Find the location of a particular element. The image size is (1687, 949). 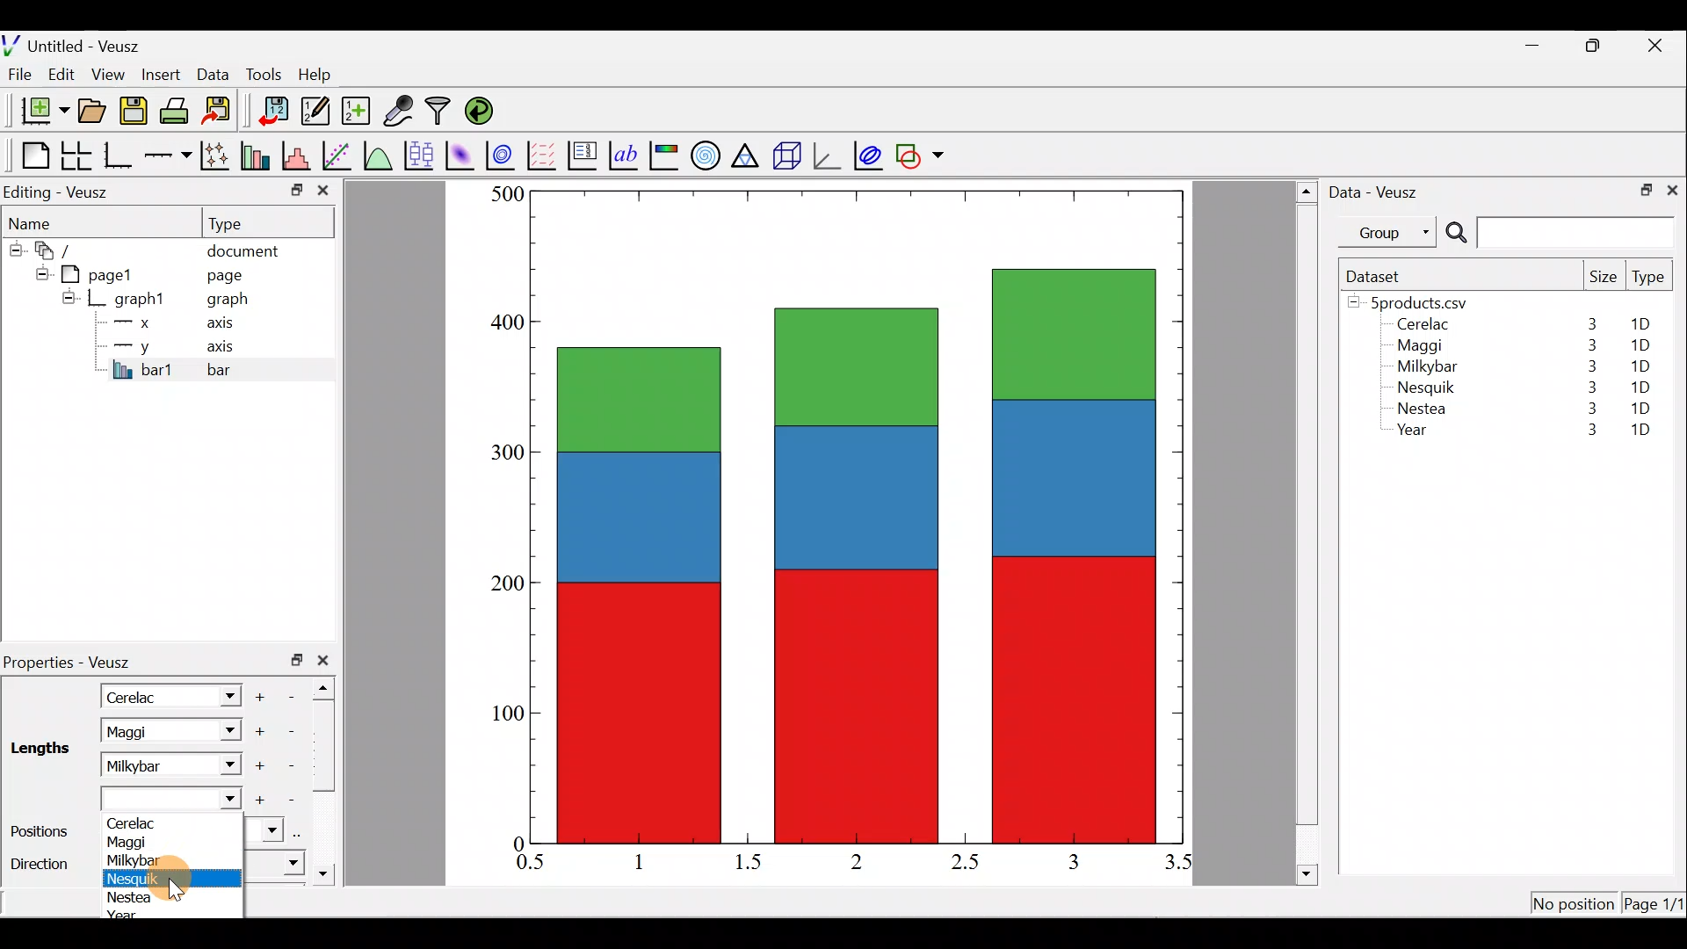

3 is located at coordinates (1589, 366).